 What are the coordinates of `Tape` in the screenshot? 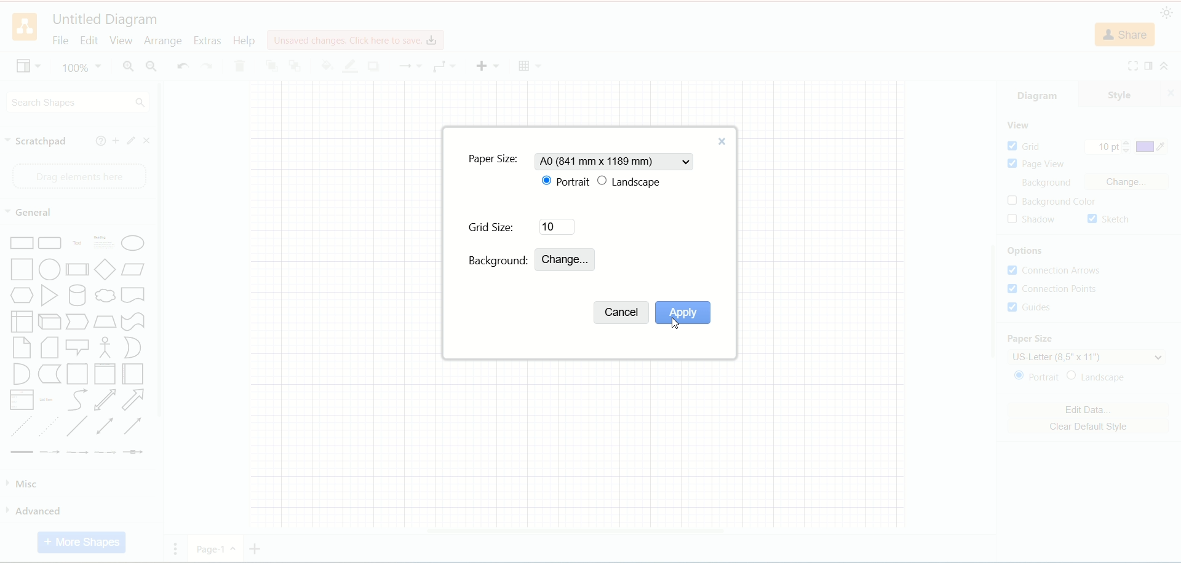 It's located at (133, 322).